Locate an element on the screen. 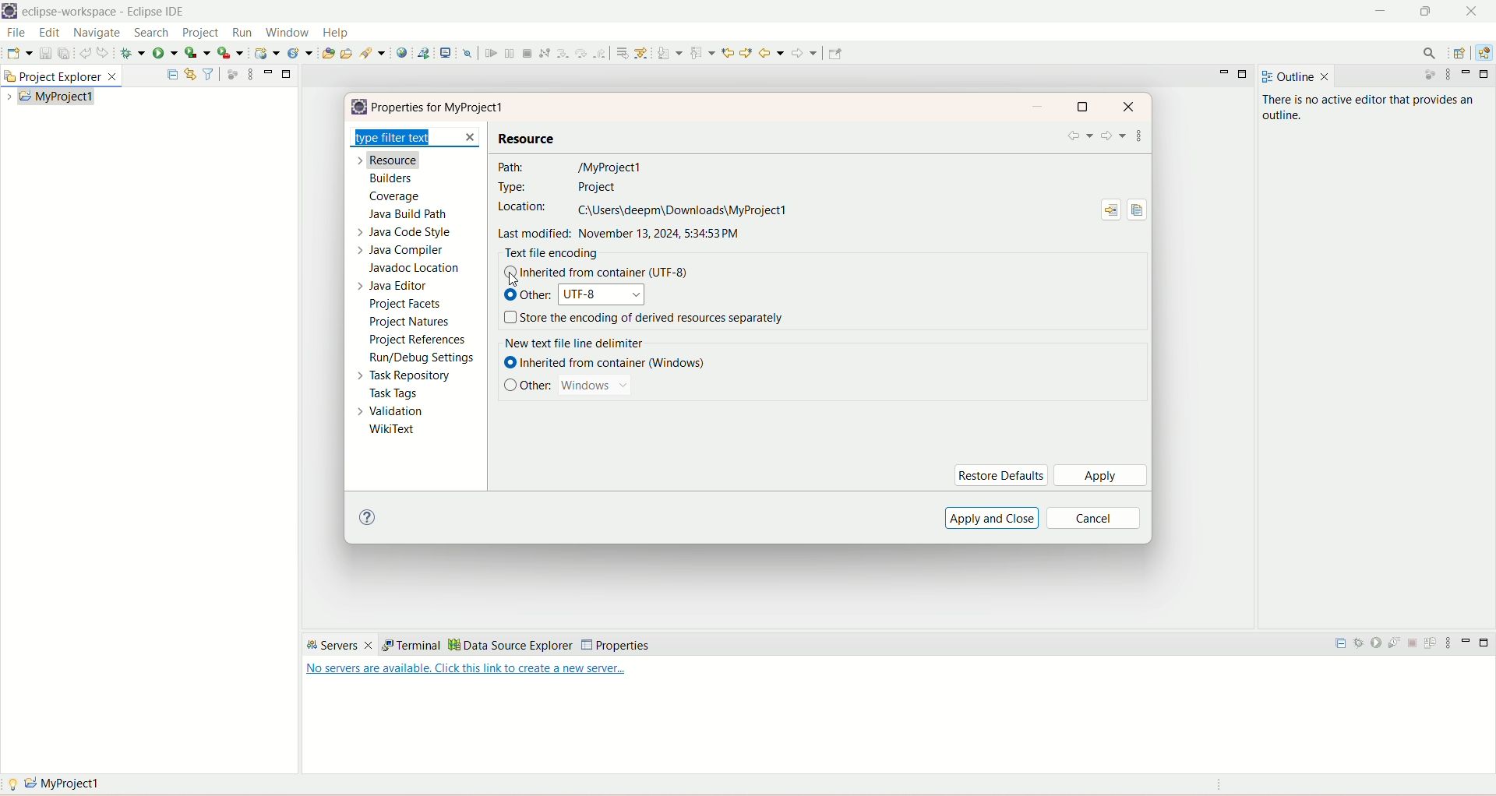 This screenshot has height=796, width=1496. maximize is located at coordinates (1244, 73).